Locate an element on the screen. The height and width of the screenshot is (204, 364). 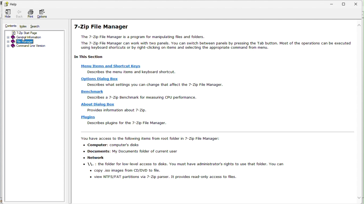
menu items and shortcut keys is located at coordinates (111, 67).